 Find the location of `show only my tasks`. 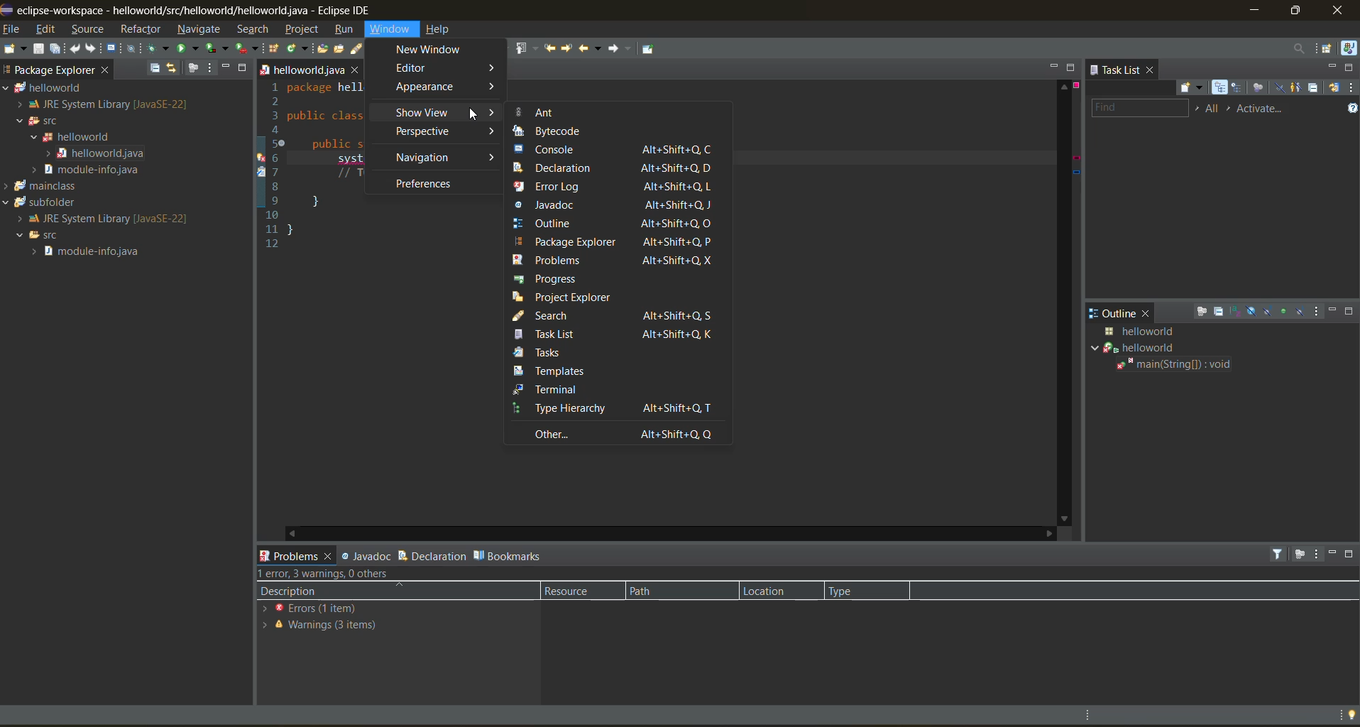

show only my tasks is located at coordinates (1298, 88).